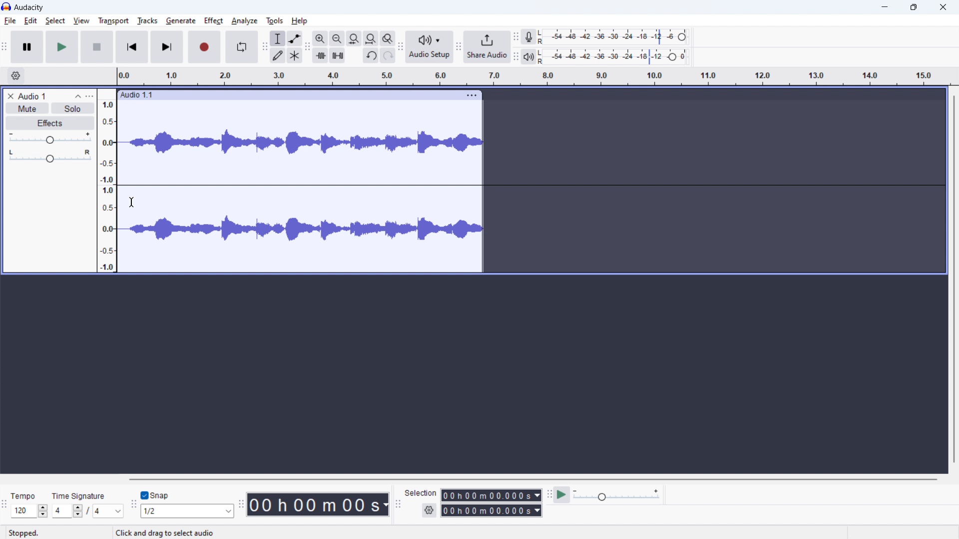 The image size is (959, 539). I want to click on effects, so click(49, 123).